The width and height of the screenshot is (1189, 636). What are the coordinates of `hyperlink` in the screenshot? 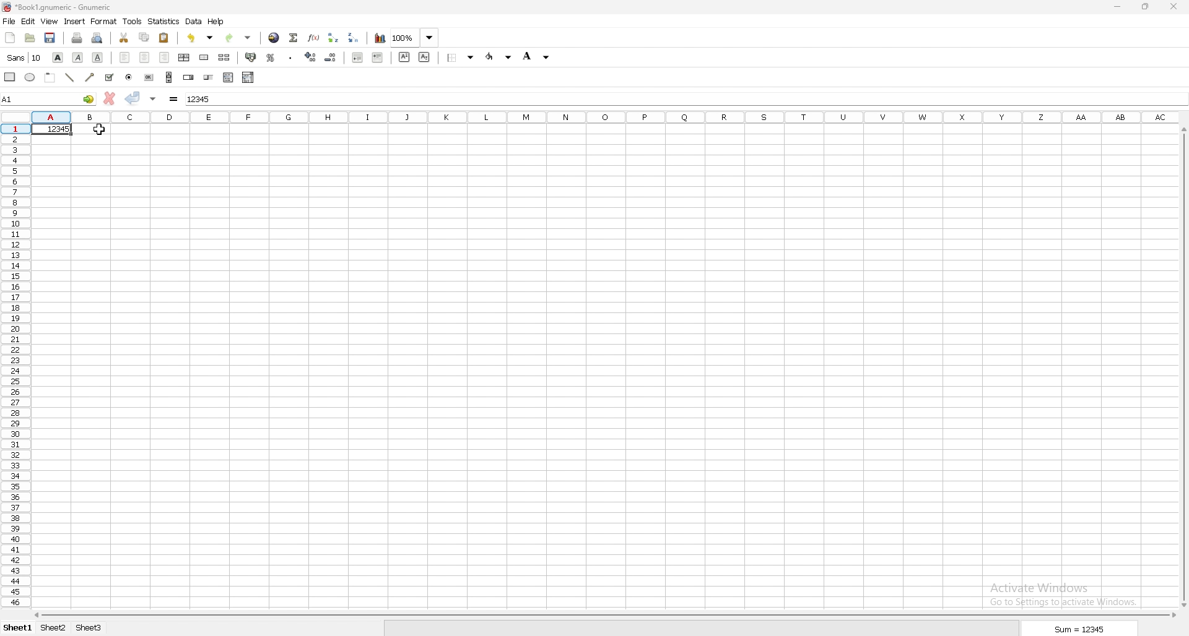 It's located at (275, 37).